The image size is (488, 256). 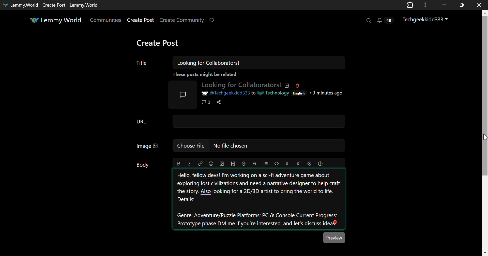 What do you see at coordinates (385, 21) in the screenshot?
I see `Notifications ` at bounding box center [385, 21].